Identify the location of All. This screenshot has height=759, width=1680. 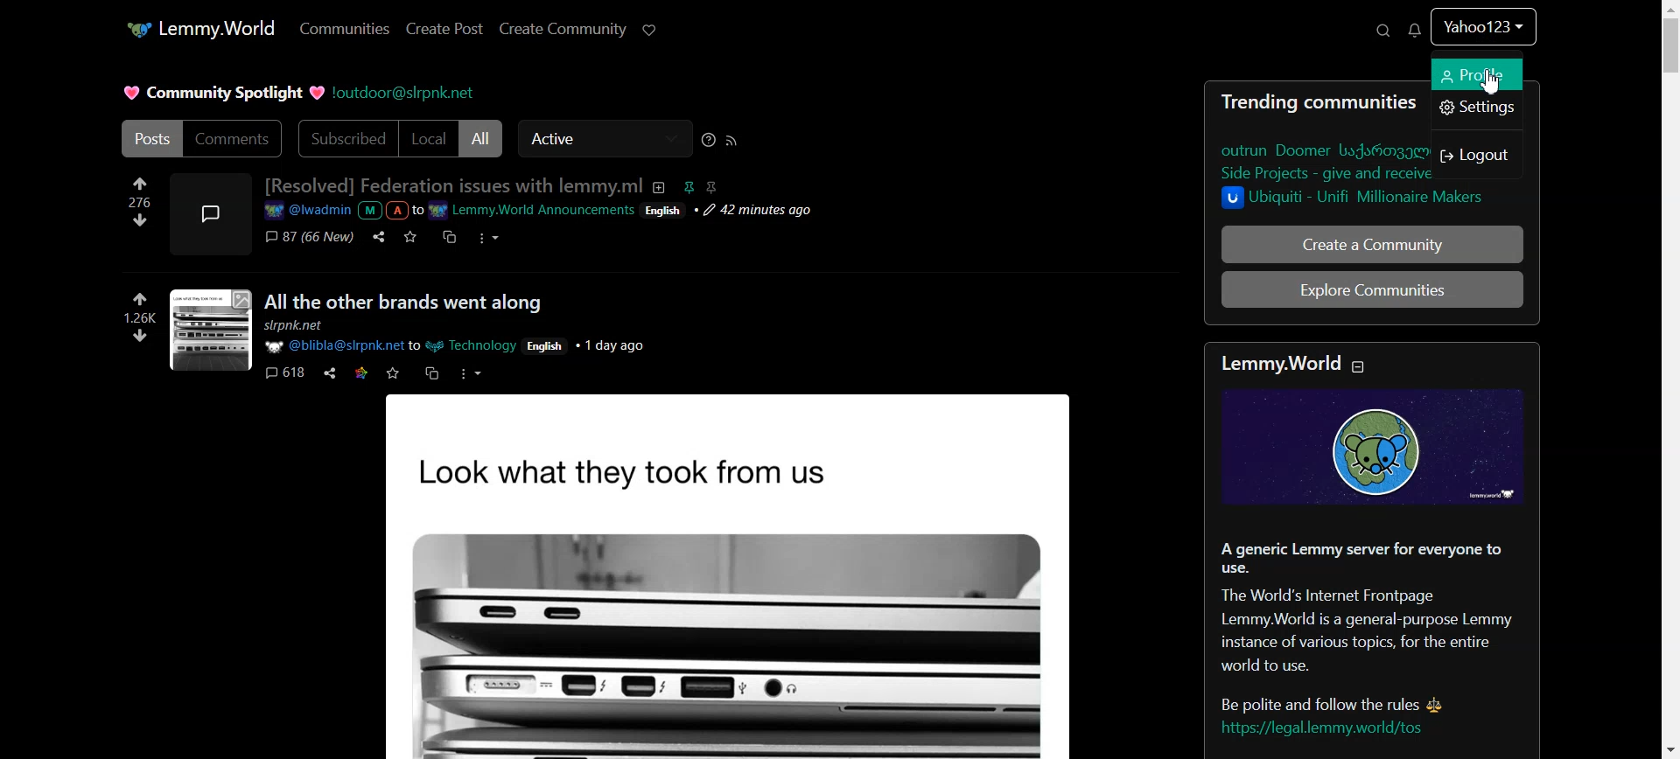
(480, 138).